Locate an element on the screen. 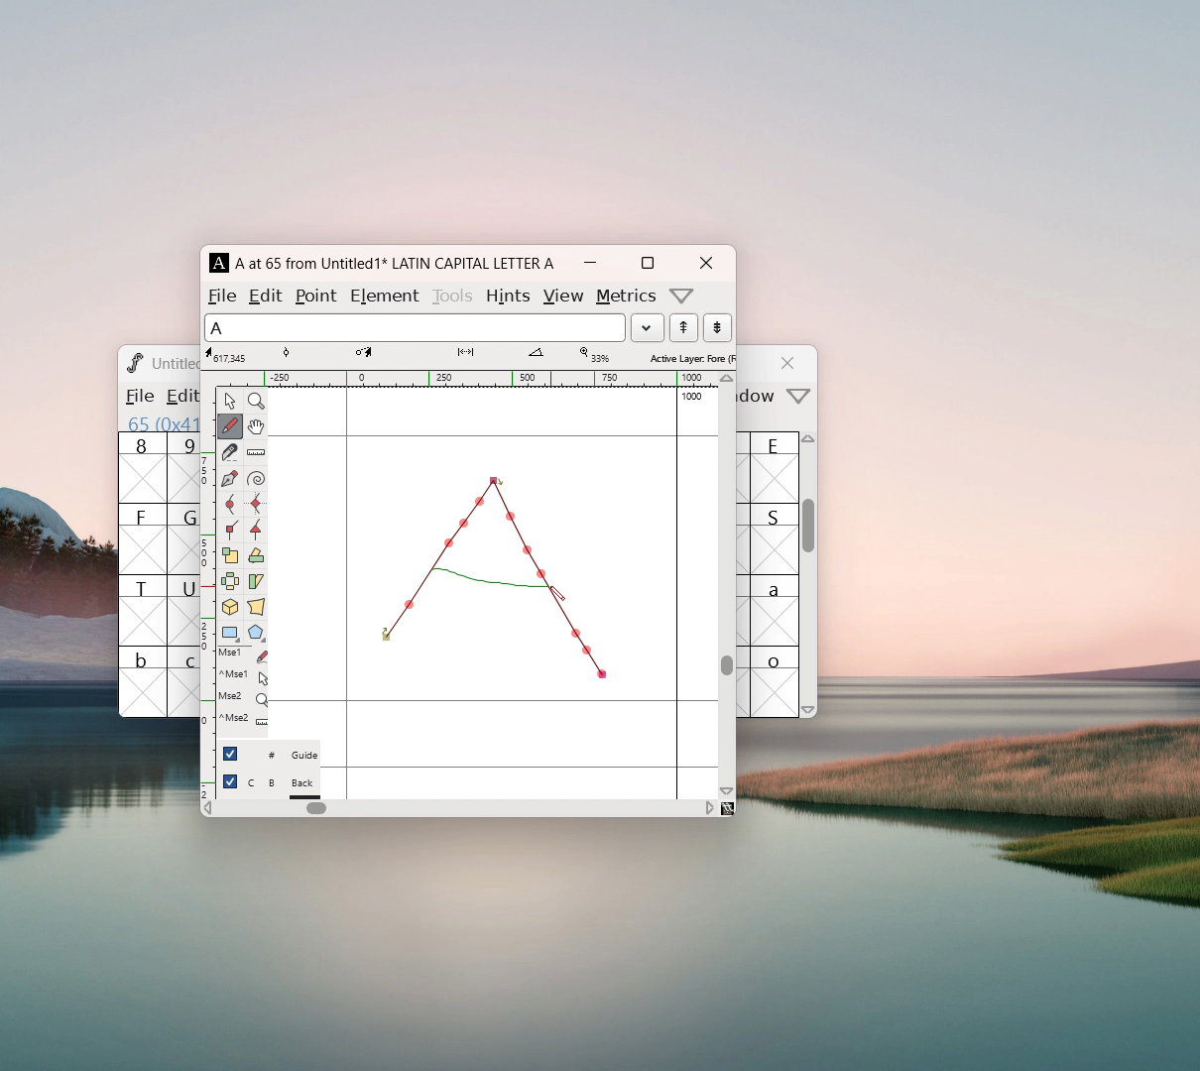  element is located at coordinates (384, 294).